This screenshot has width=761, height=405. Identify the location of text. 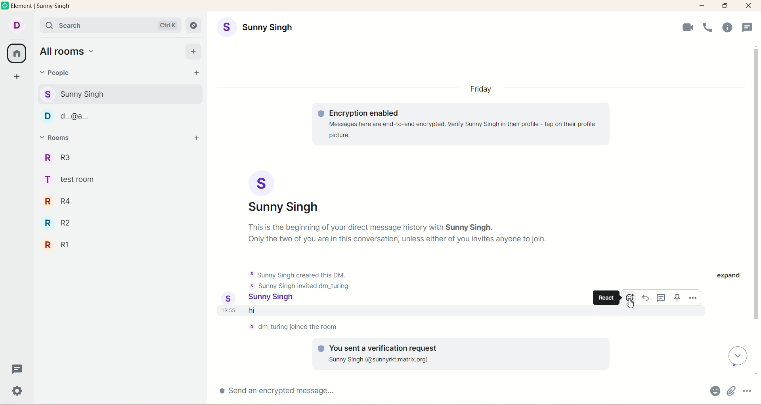
(461, 353).